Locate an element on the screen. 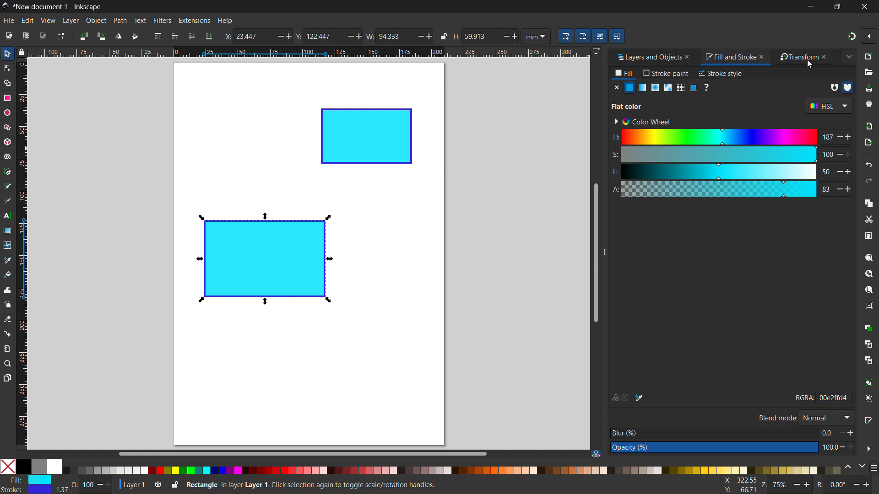 Image resolution: width=879 pixels, height=494 pixels. node tool is located at coordinates (7, 67).